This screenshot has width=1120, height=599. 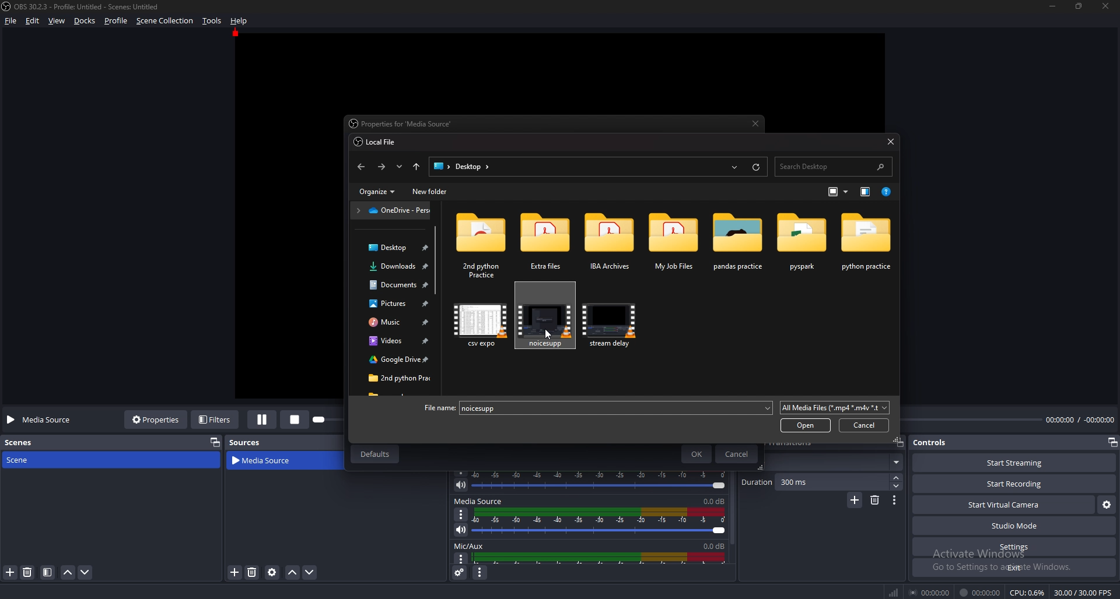 I want to click on Sources settings, so click(x=273, y=572).